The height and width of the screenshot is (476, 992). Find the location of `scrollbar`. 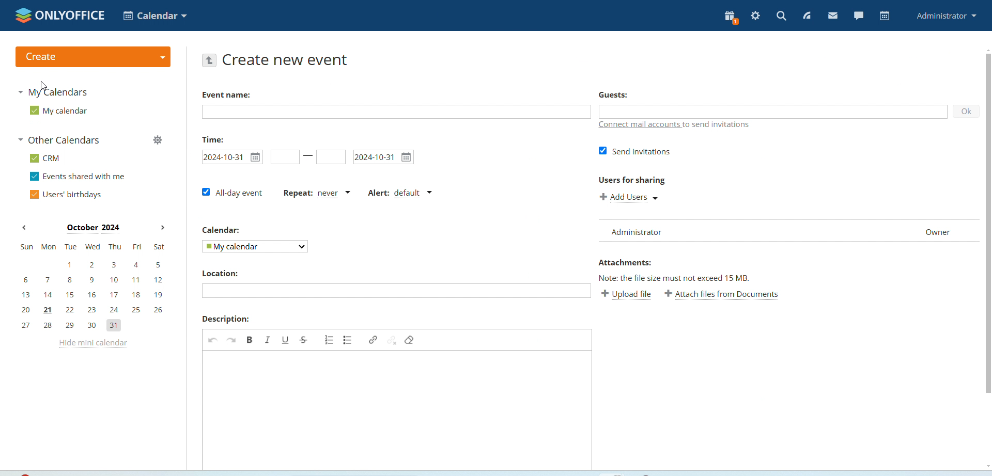

scrollbar is located at coordinates (988, 223).